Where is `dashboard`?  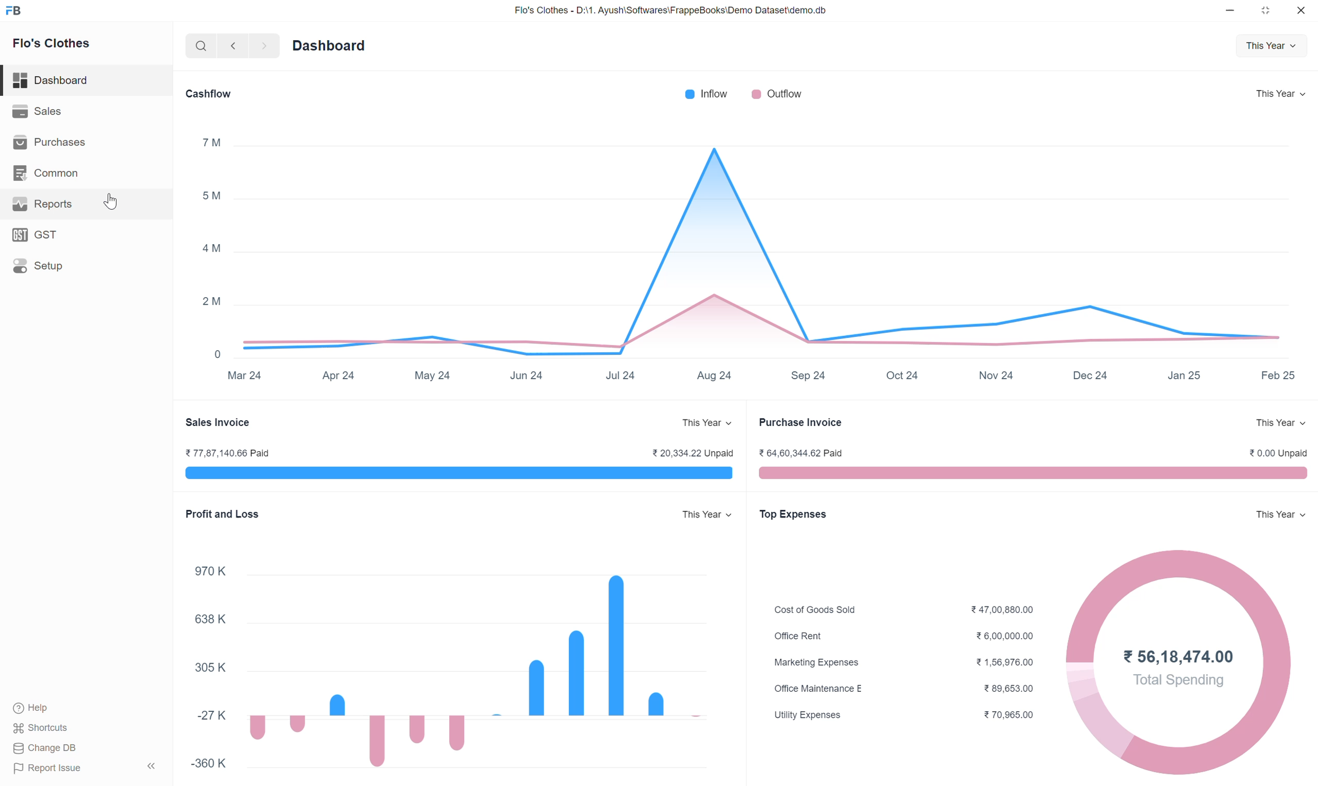
dashboard is located at coordinates (52, 81).